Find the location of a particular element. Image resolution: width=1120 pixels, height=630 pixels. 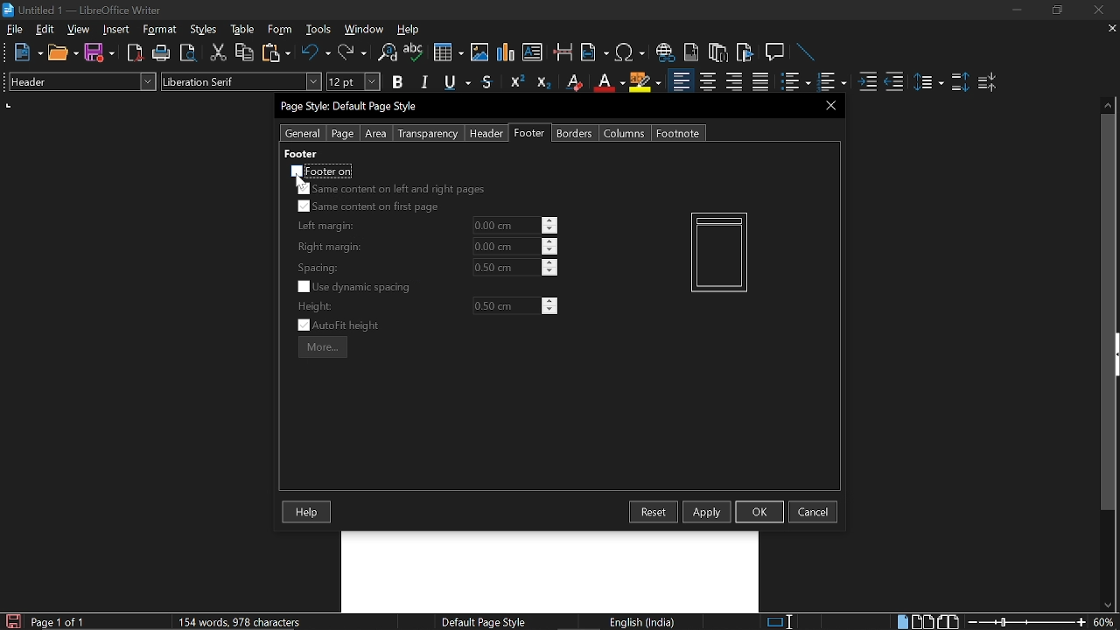

Help is located at coordinates (308, 513).